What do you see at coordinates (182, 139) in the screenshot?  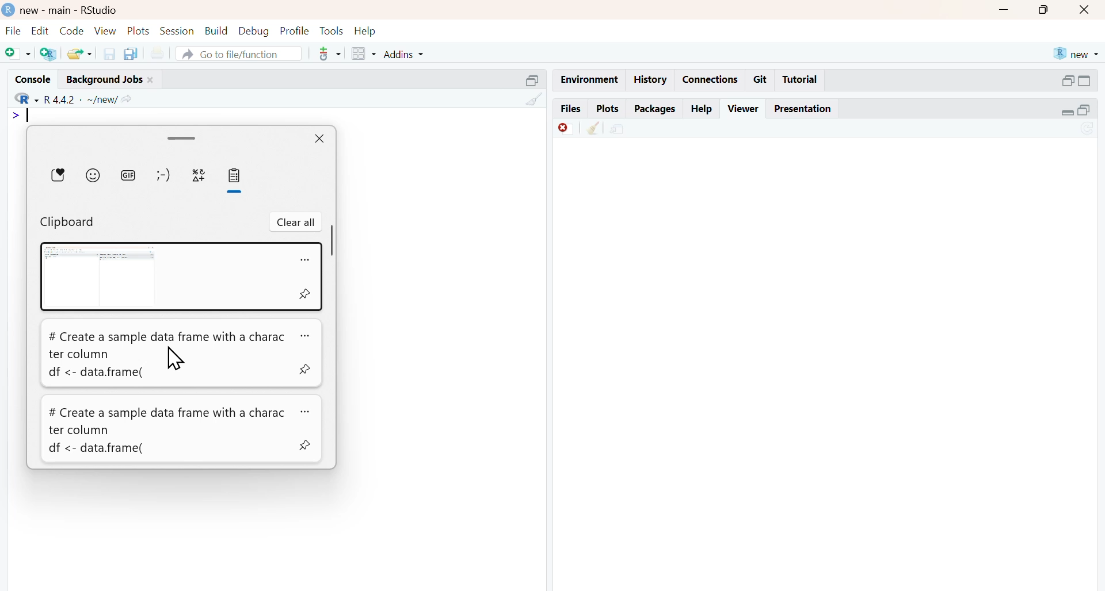 I see `drag handle` at bounding box center [182, 139].